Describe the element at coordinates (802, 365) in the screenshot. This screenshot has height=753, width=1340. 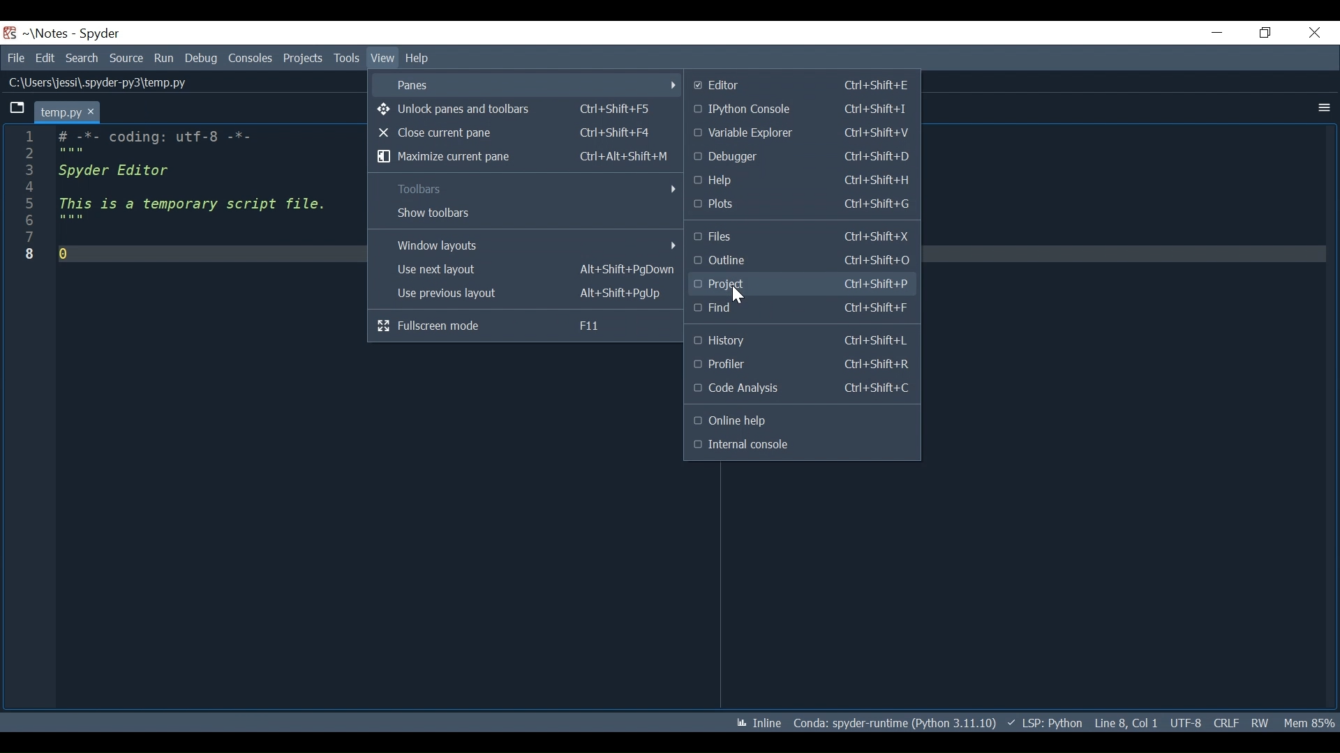
I see `Profiler` at that location.